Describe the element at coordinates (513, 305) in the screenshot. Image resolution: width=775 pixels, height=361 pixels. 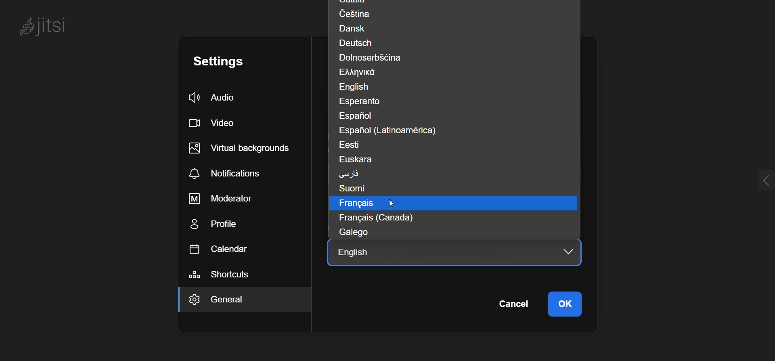
I see `cancel` at that location.